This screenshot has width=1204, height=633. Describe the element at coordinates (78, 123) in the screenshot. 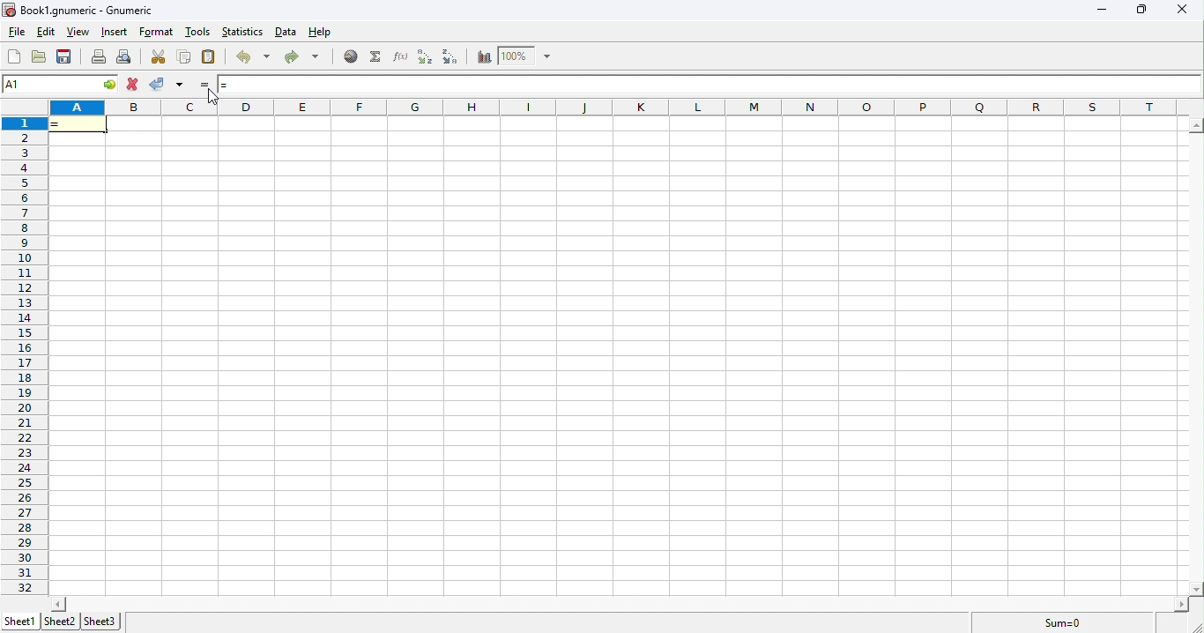

I see `= ` at that location.